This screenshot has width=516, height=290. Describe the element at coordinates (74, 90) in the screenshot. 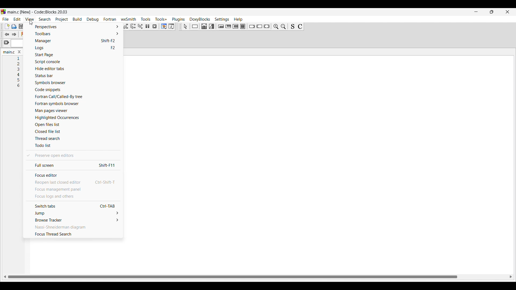

I see `Code snippets` at that location.